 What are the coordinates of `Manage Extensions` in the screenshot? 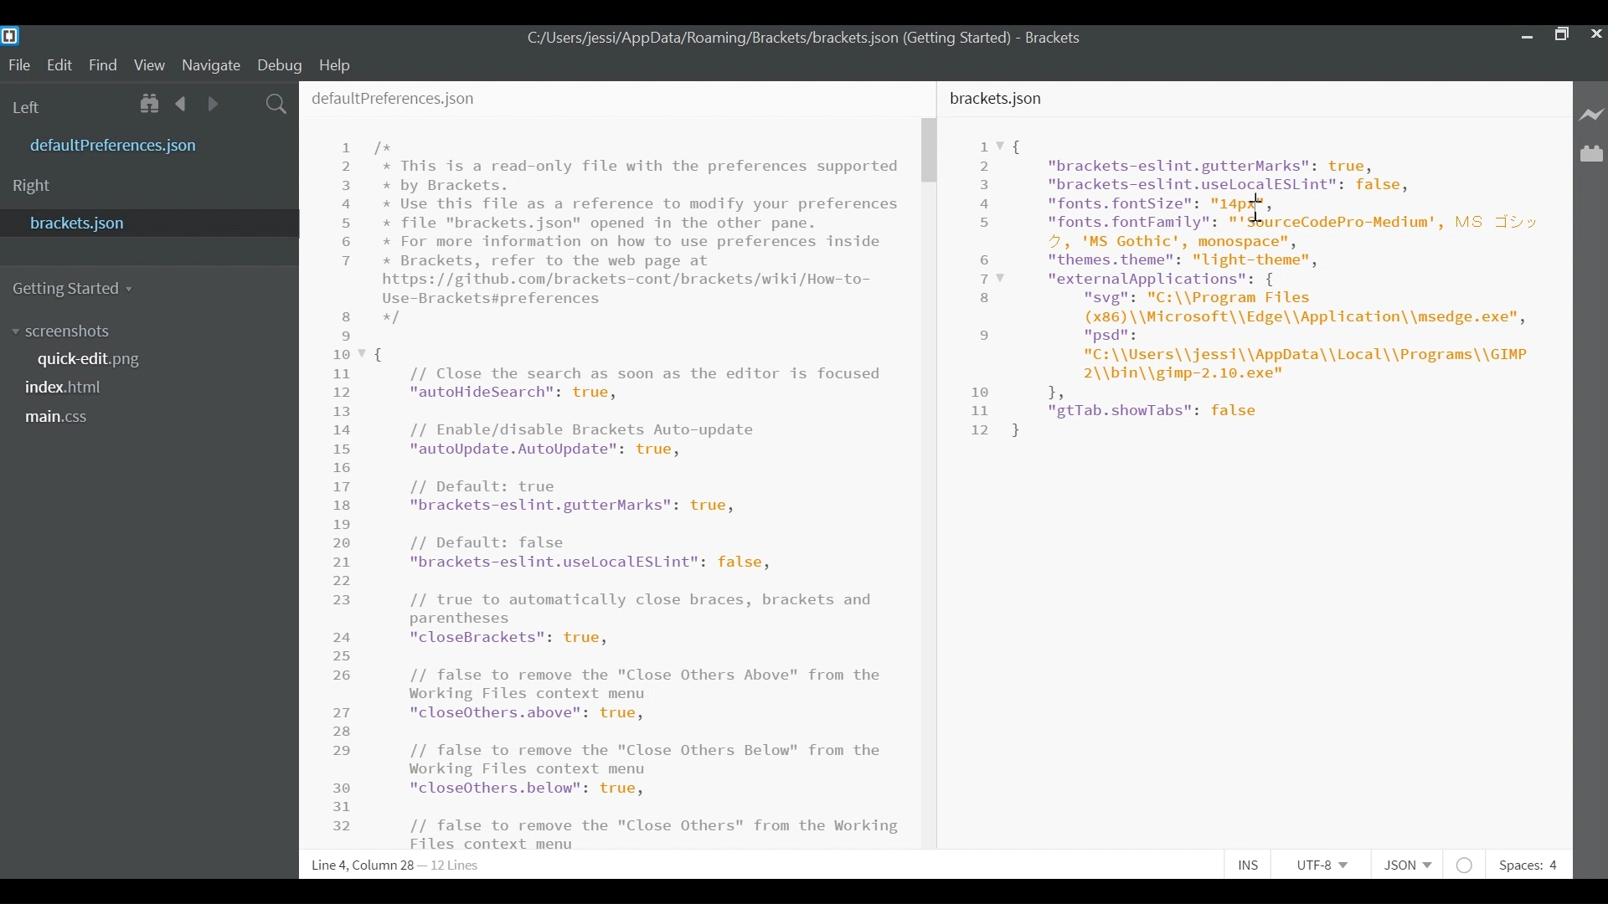 It's located at (1591, 154).